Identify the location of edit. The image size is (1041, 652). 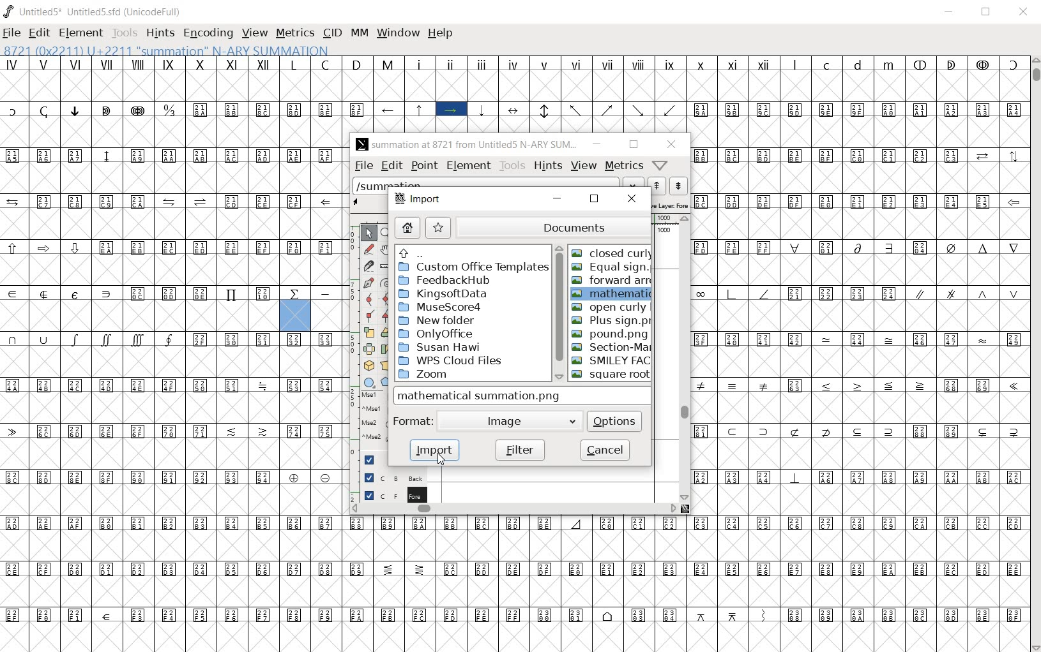
(390, 165).